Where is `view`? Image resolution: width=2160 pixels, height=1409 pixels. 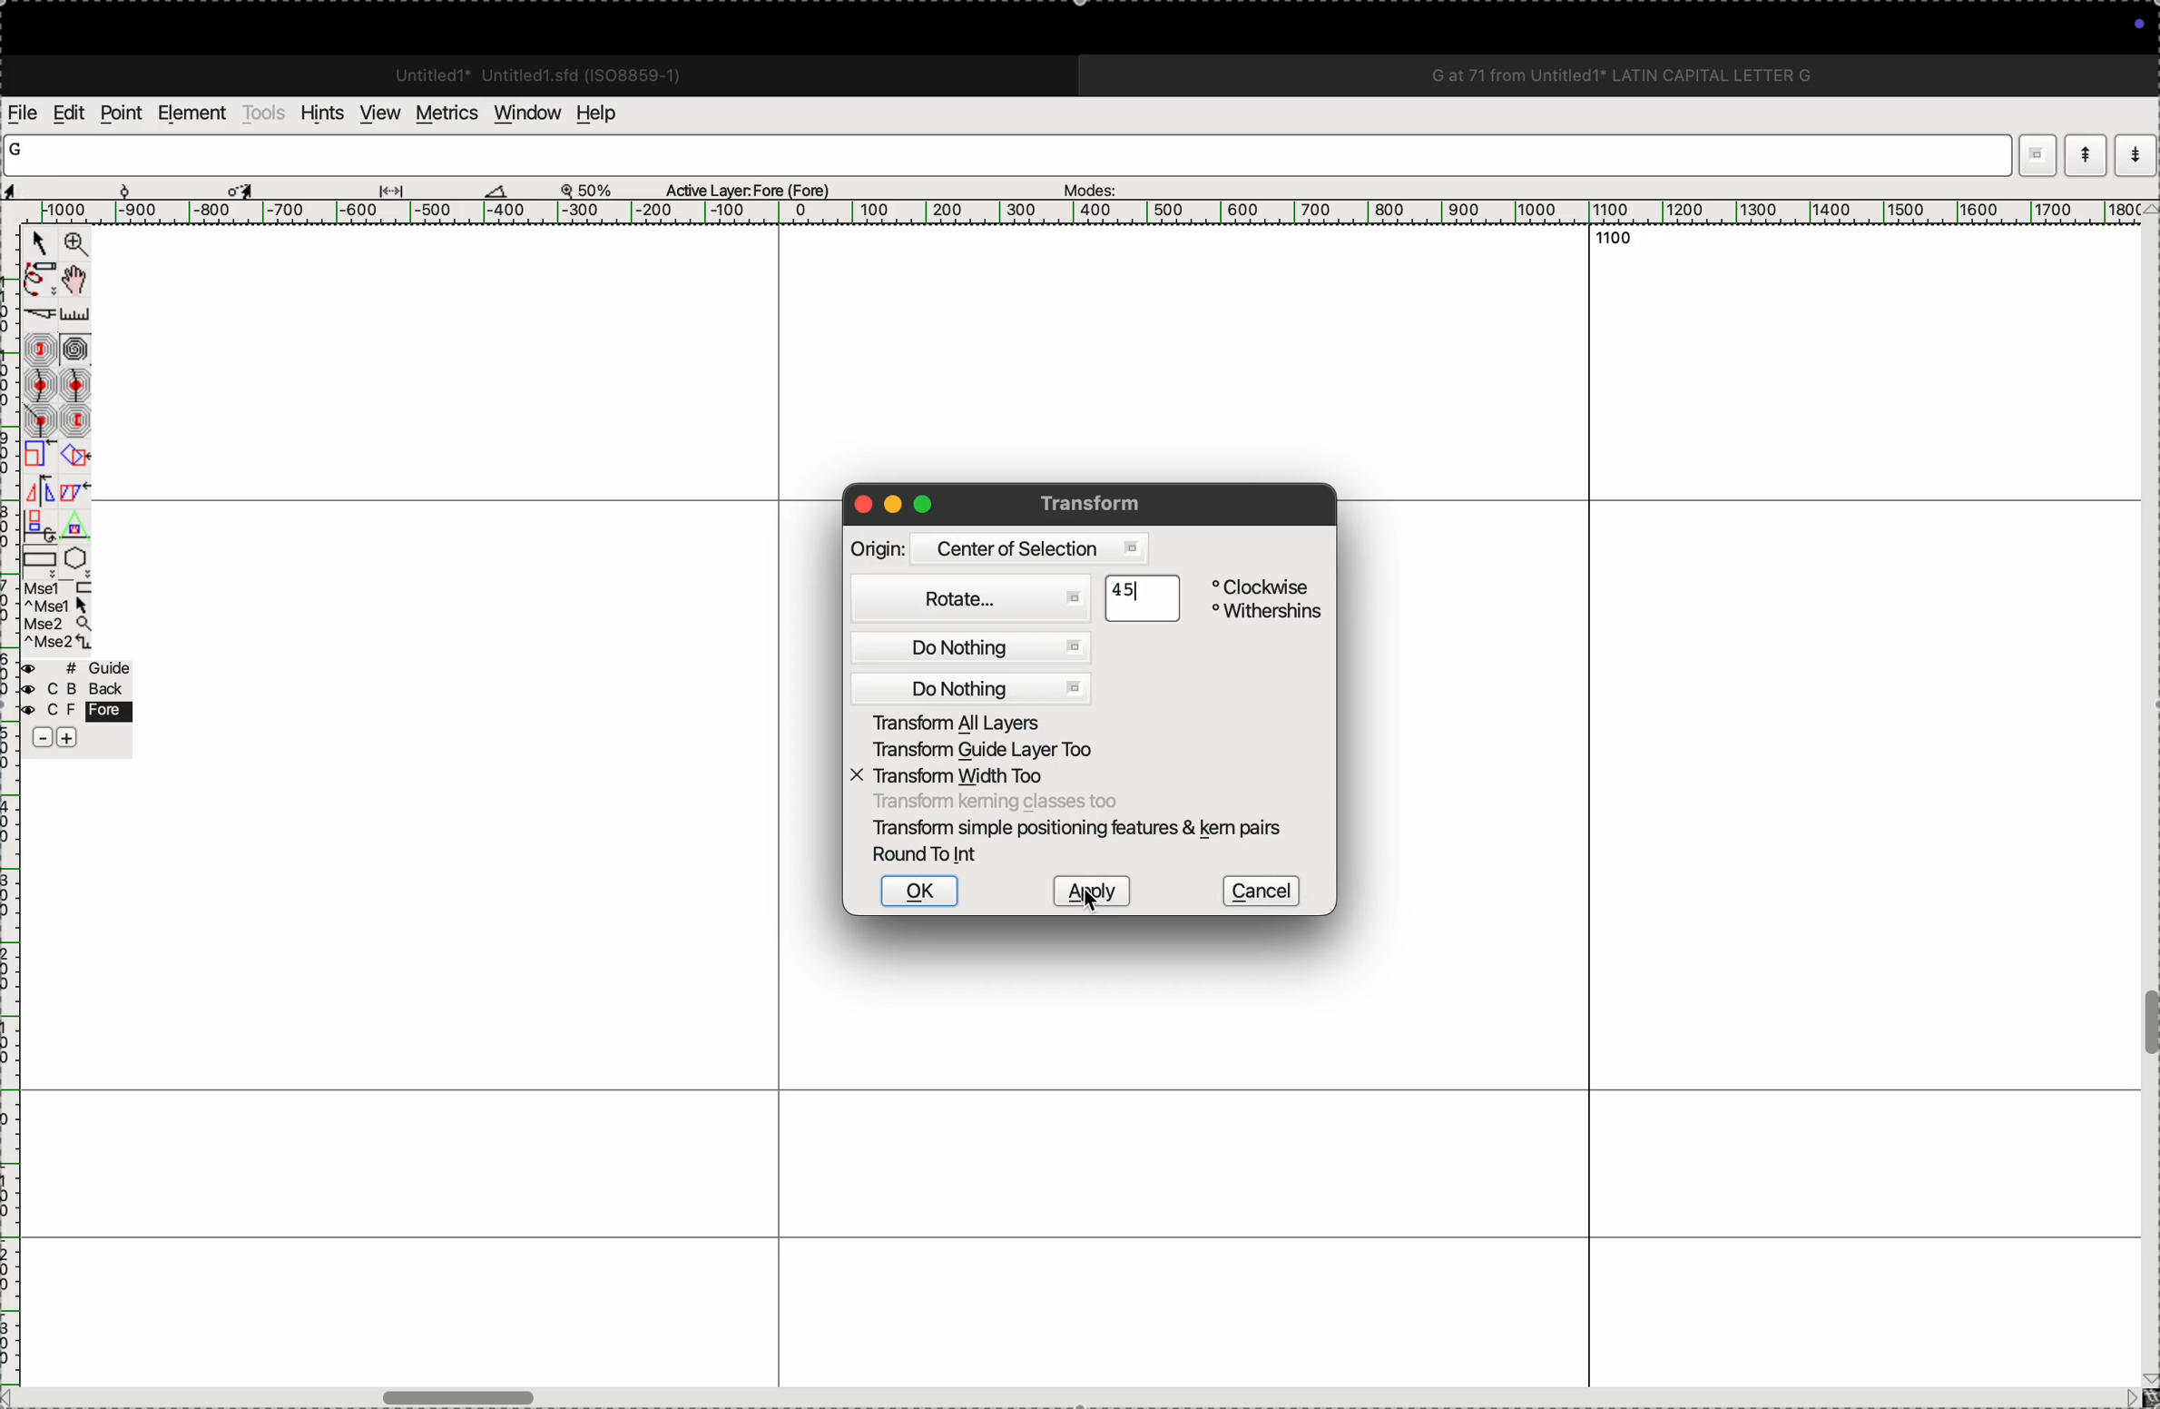 view is located at coordinates (381, 113).